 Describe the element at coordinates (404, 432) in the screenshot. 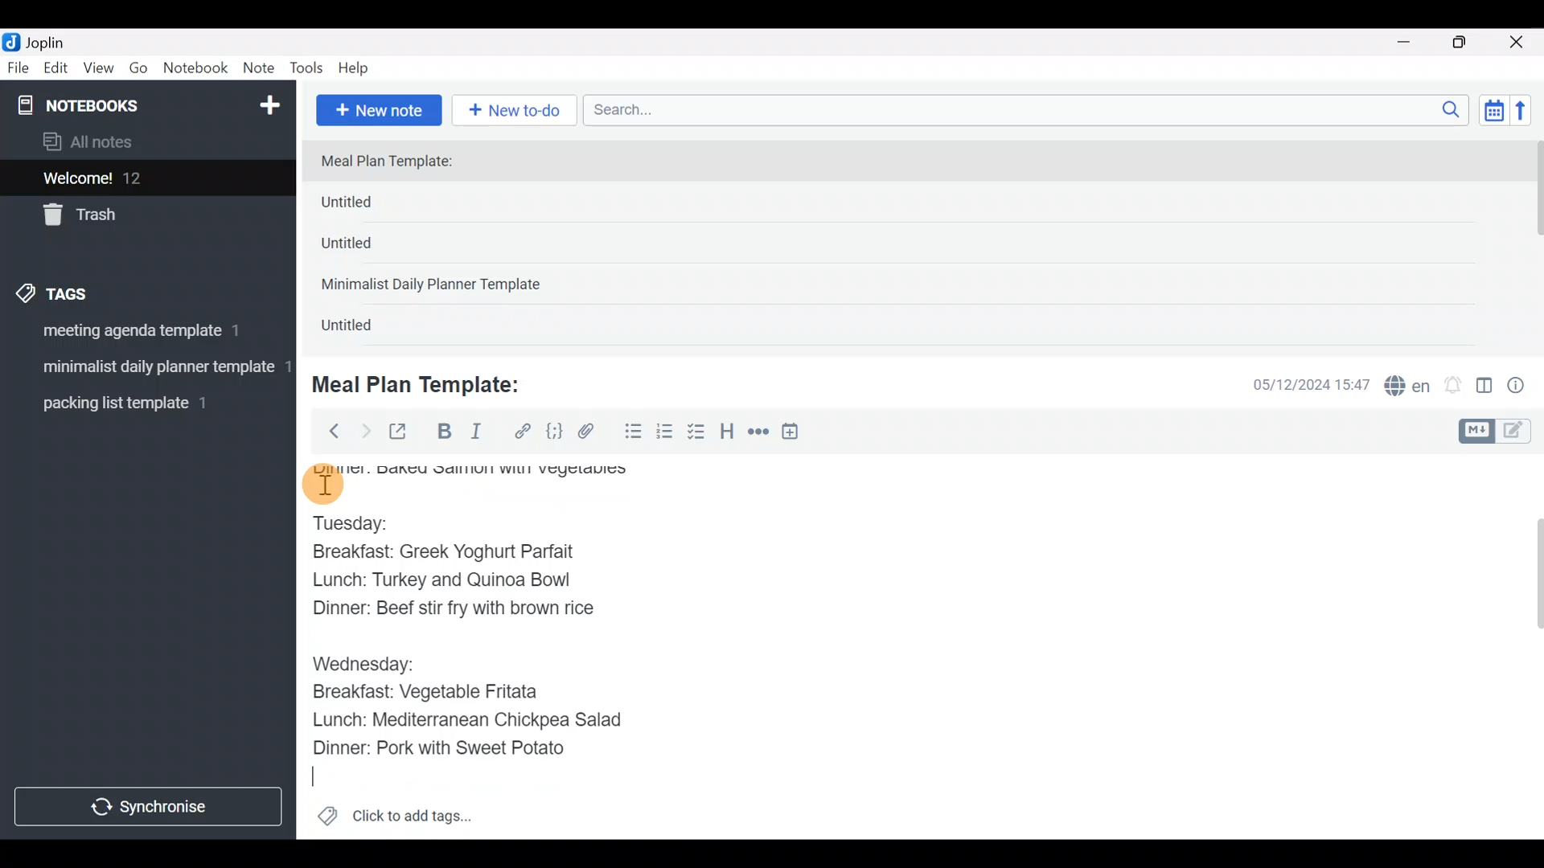

I see `Toggle external editing` at that location.